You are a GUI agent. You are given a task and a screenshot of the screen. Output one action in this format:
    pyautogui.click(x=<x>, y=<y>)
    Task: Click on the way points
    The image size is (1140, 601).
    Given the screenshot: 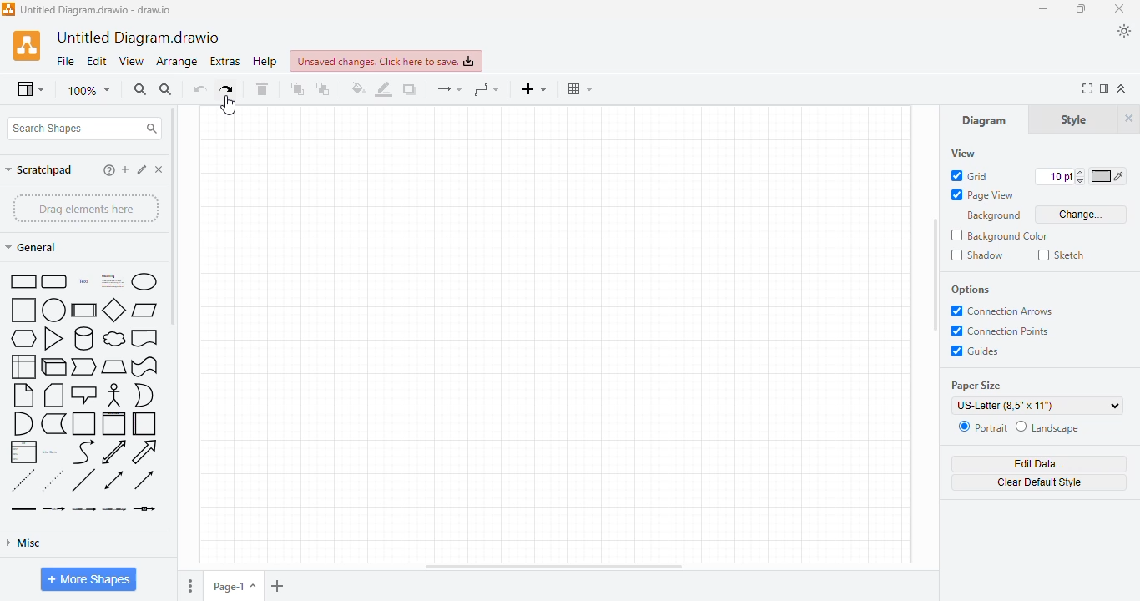 What is the action you would take?
    pyautogui.click(x=486, y=89)
    